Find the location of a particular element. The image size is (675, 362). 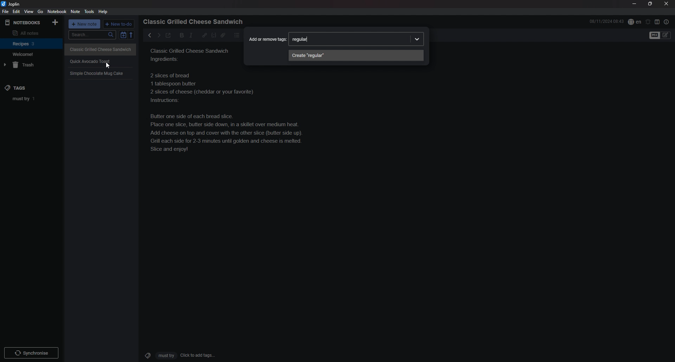

file is located at coordinates (5, 12).